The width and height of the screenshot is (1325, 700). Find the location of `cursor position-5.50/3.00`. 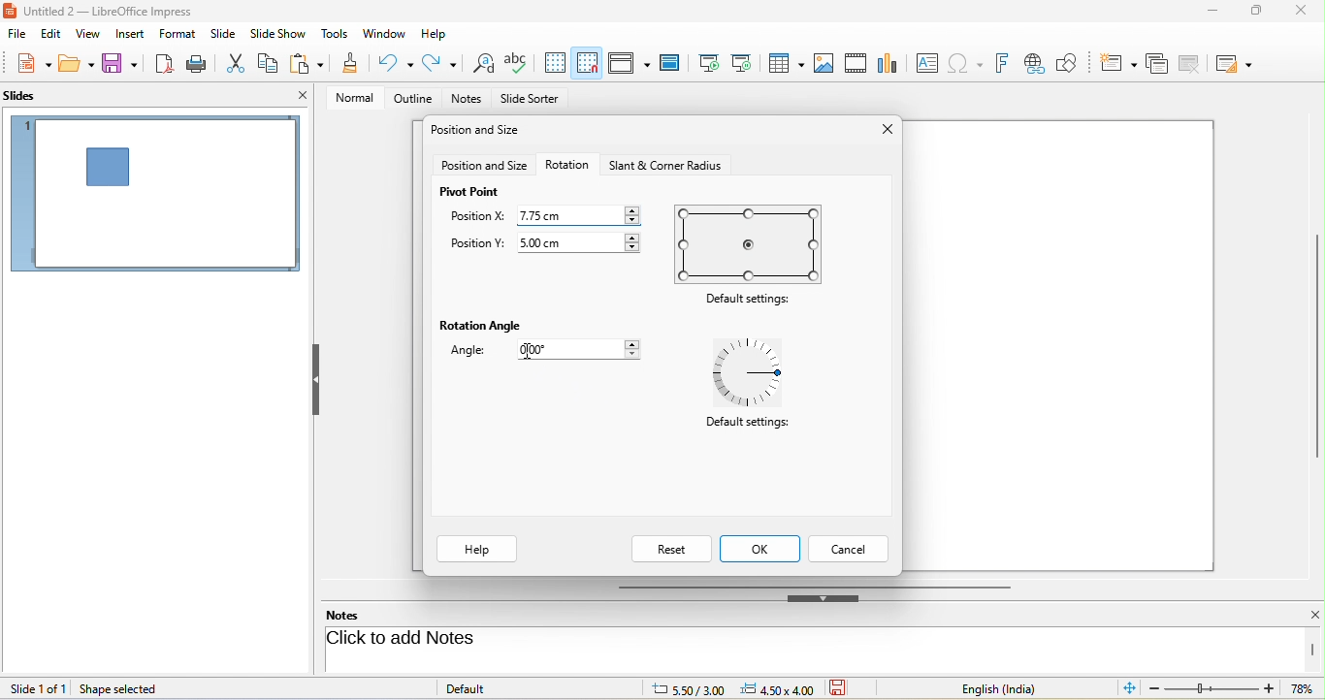

cursor position-5.50/3.00 is located at coordinates (677, 687).